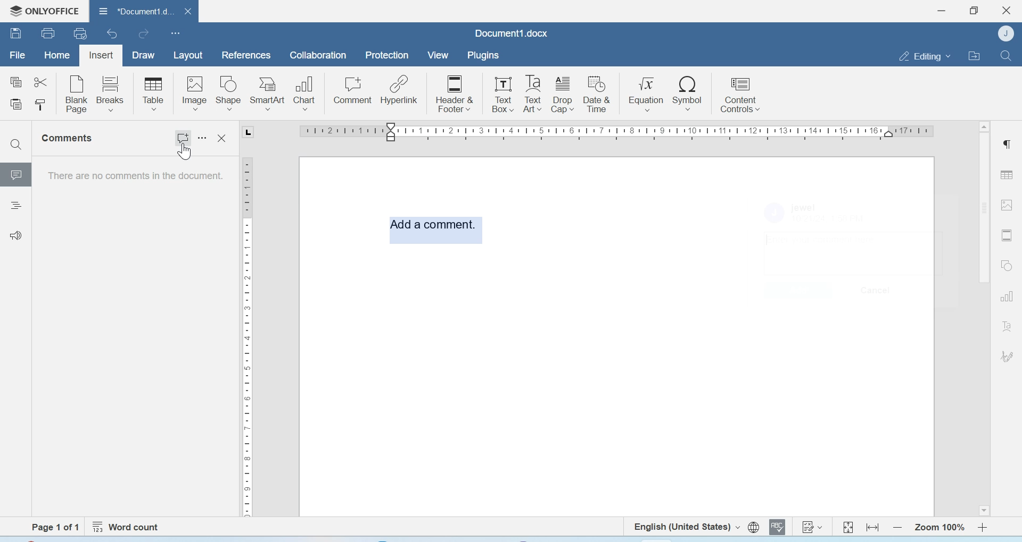  Describe the element at coordinates (80, 33) in the screenshot. I see `Quick print` at that location.